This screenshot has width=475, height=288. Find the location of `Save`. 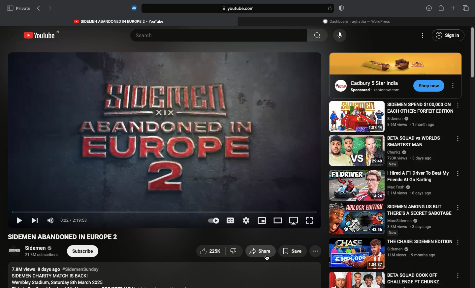

Save is located at coordinates (293, 251).